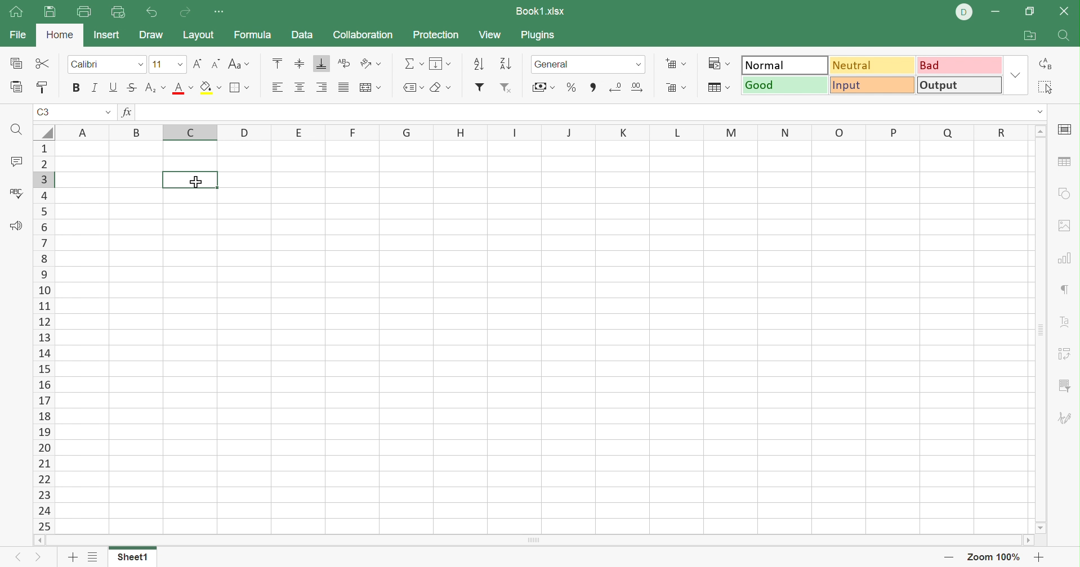  I want to click on Drop Down, so click(141, 64).